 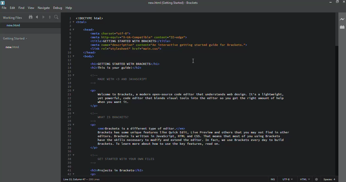 I want to click on line, so click(x=83, y=179).